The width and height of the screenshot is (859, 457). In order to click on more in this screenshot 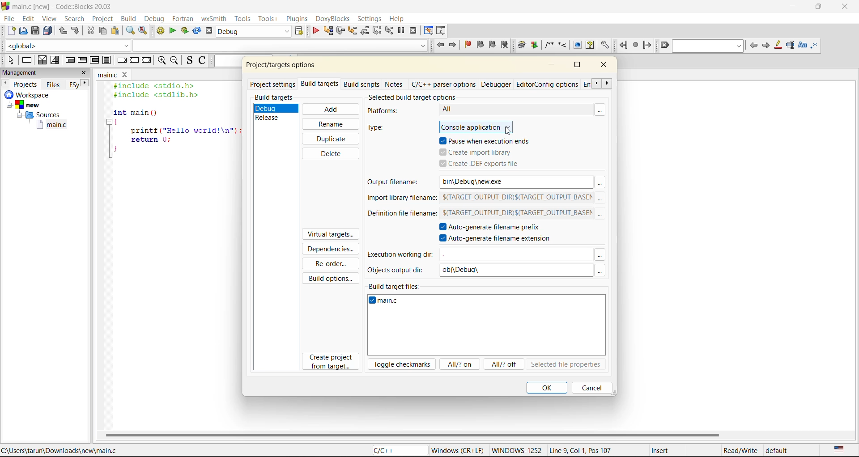, I will do `click(599, 109)`.